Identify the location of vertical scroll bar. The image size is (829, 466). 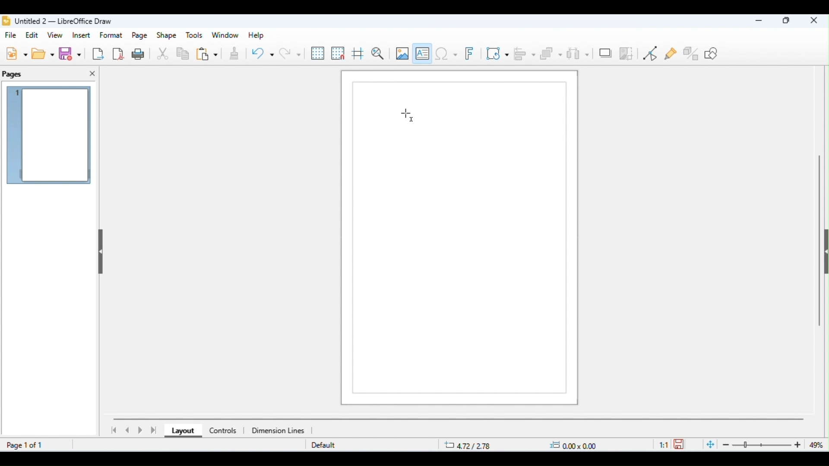
(820, 237).